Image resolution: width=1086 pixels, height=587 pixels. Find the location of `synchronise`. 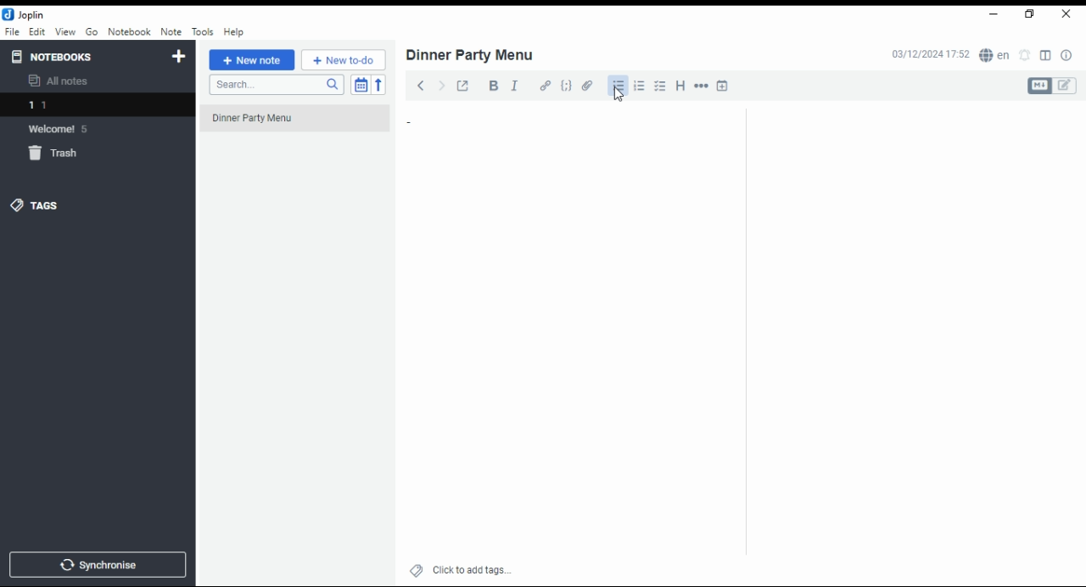

synchronise is located at coordinates (98, 565).